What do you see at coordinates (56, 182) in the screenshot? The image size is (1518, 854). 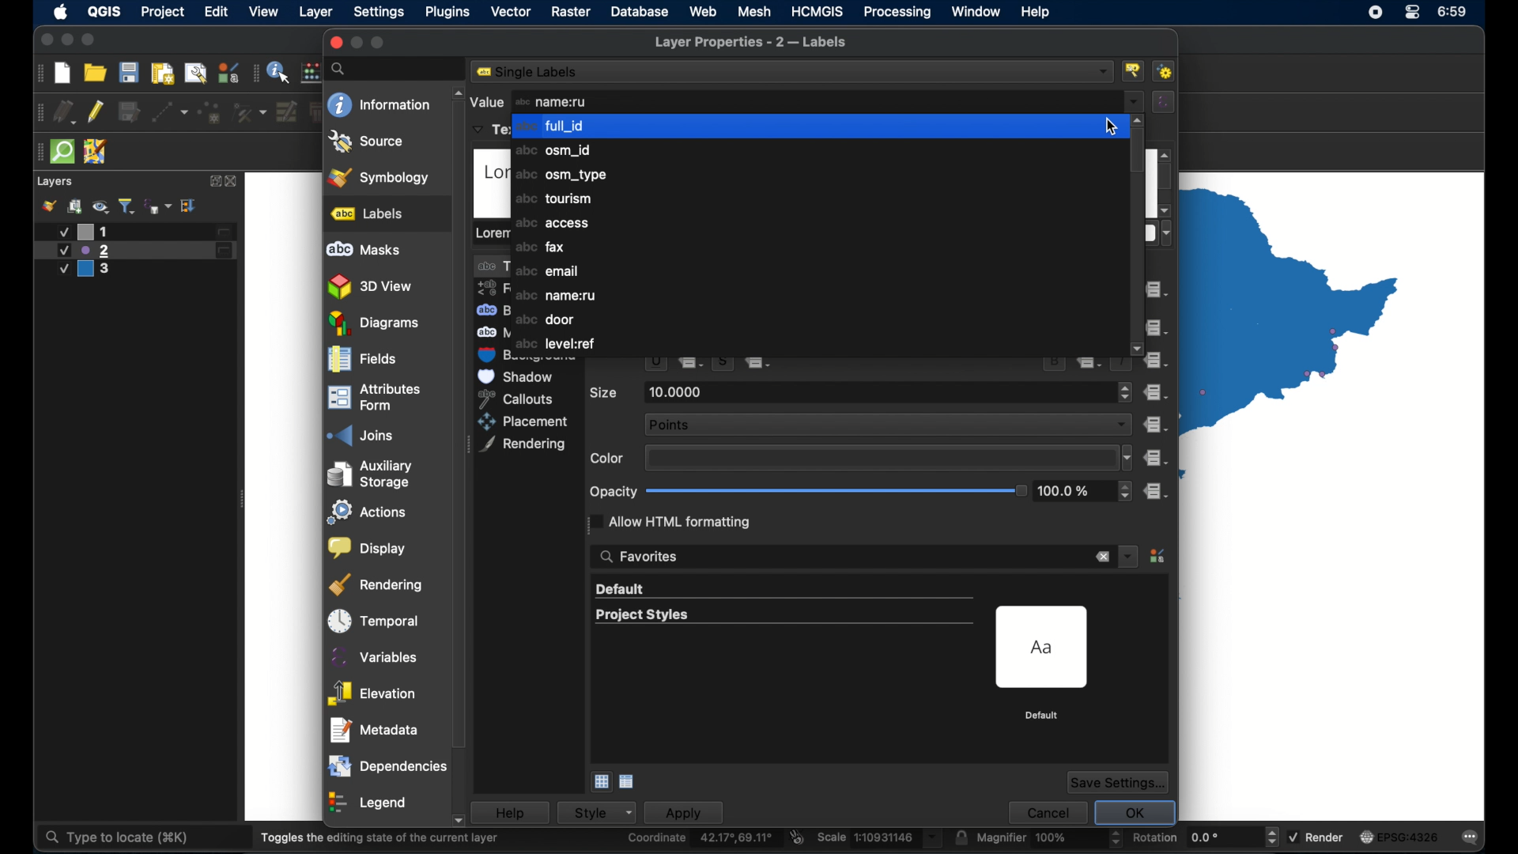 I see `layers` at bounding box center [56, 182].